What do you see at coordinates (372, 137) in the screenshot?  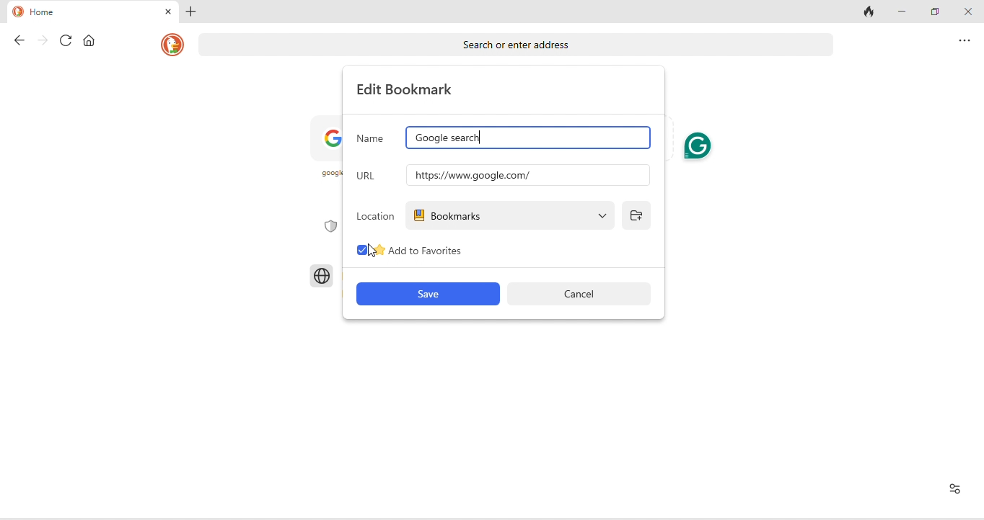 I see `name` at bounding box center [372, 137].